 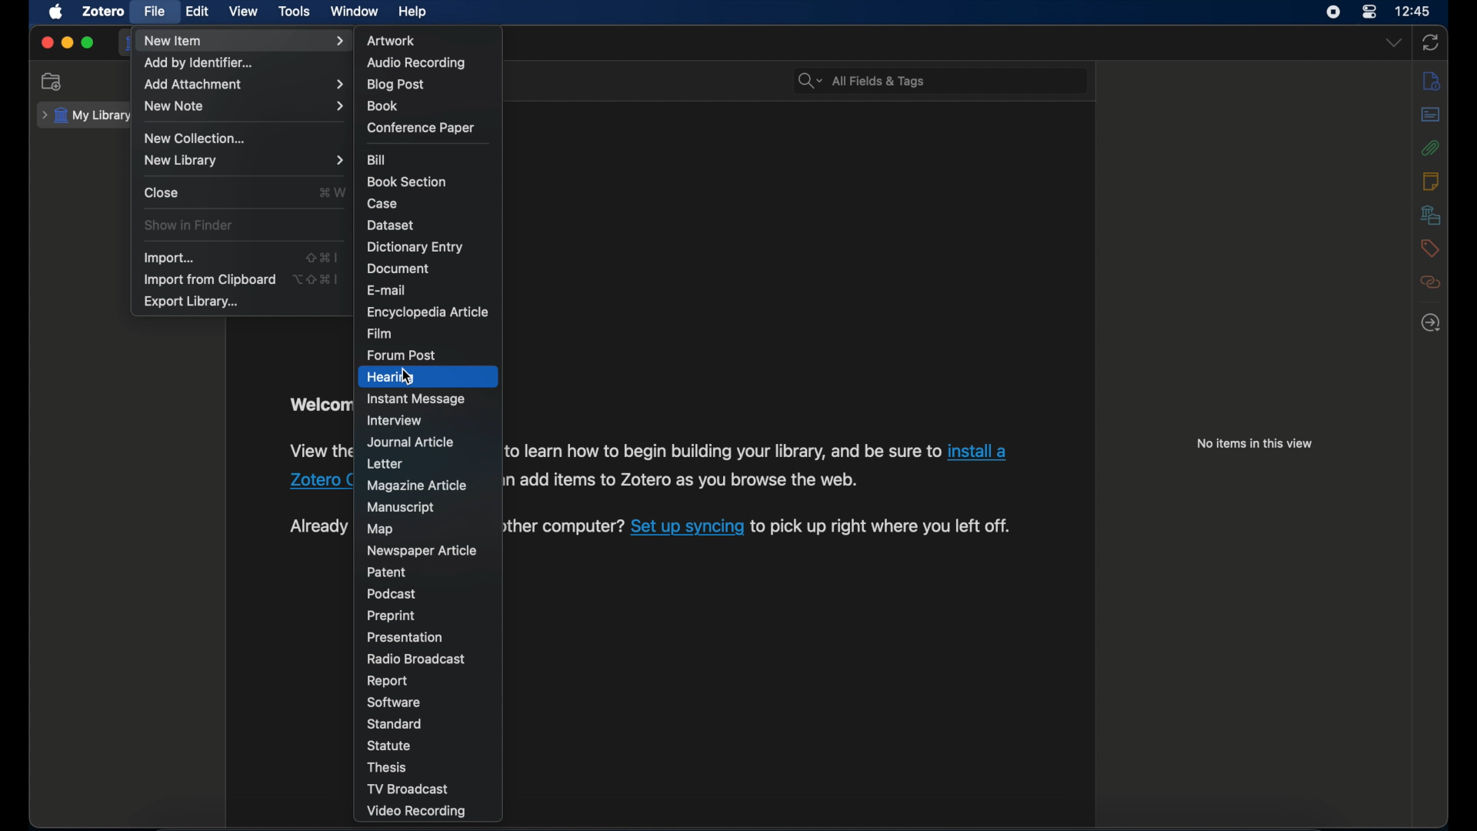 I want to click on screen recorder , so click(x=1331, y=12).